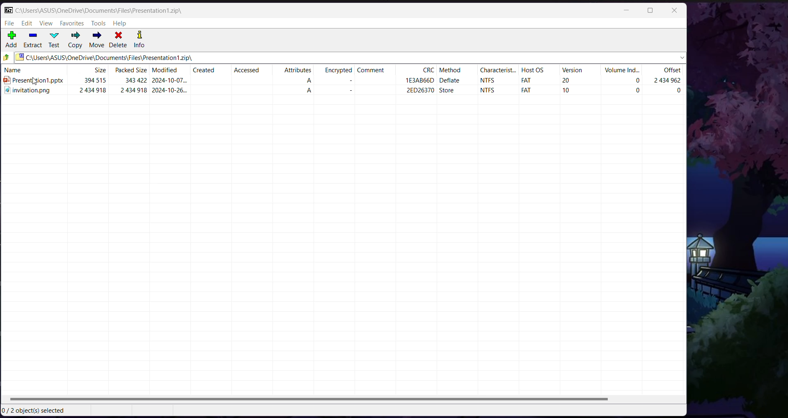 The width and height of the screenshot is (788, 418). Describe the element at coordinates (489, 81) in the screenshot. I see `NTFS` at that location.